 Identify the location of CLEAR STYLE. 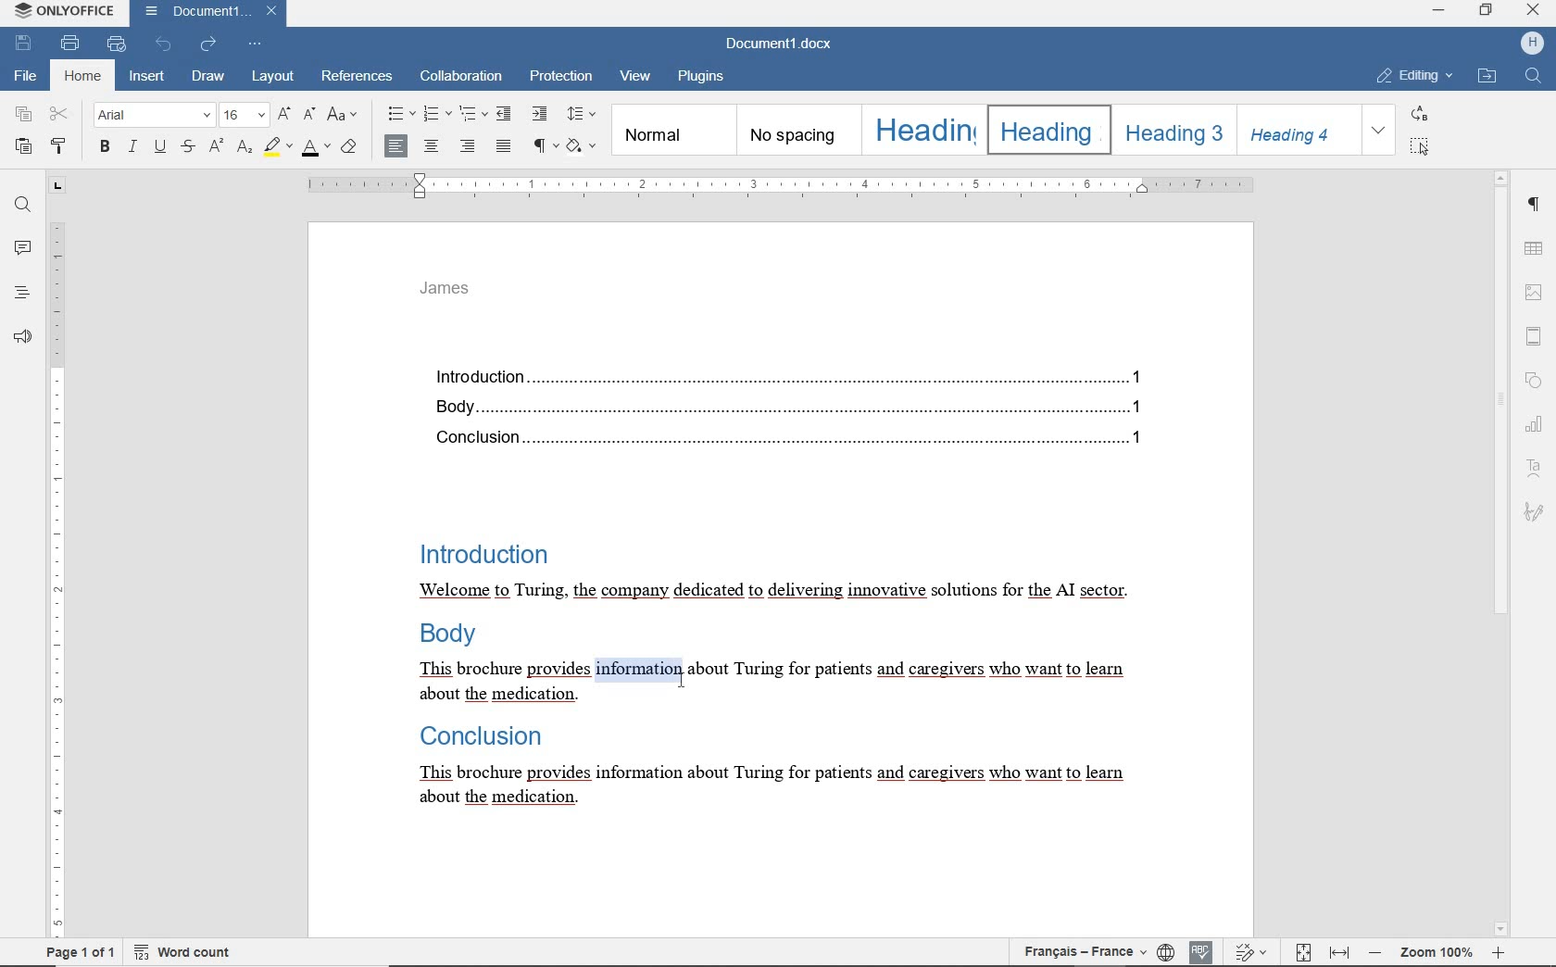
(351, 149).